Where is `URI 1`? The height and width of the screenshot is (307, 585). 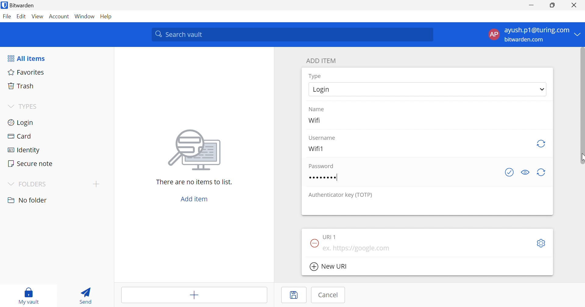
URI 1 is located at coordinates (331, 236).